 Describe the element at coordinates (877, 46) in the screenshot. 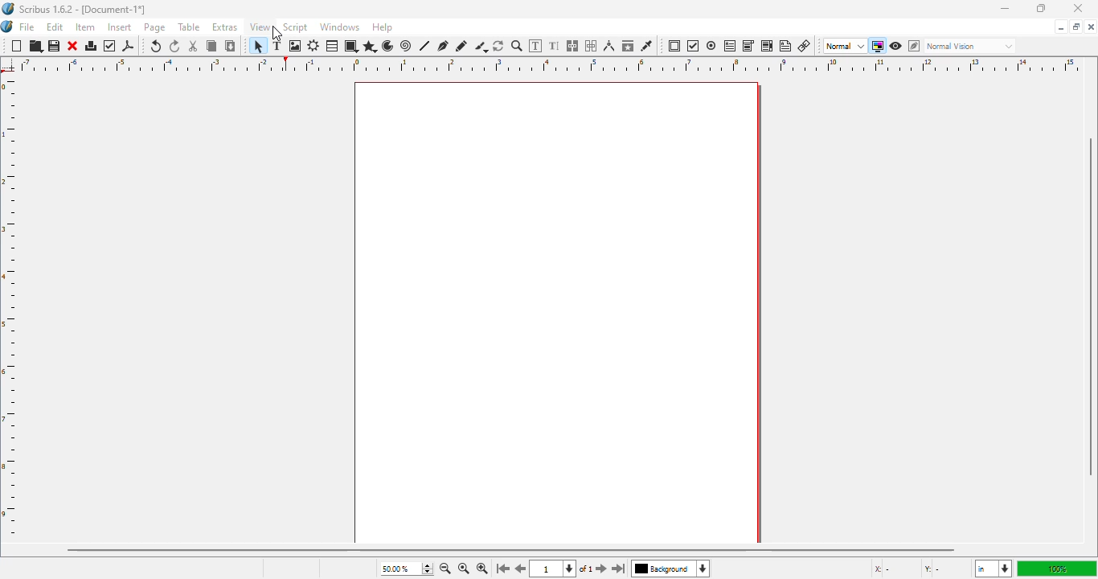

I see `toggle color management system` at that location.